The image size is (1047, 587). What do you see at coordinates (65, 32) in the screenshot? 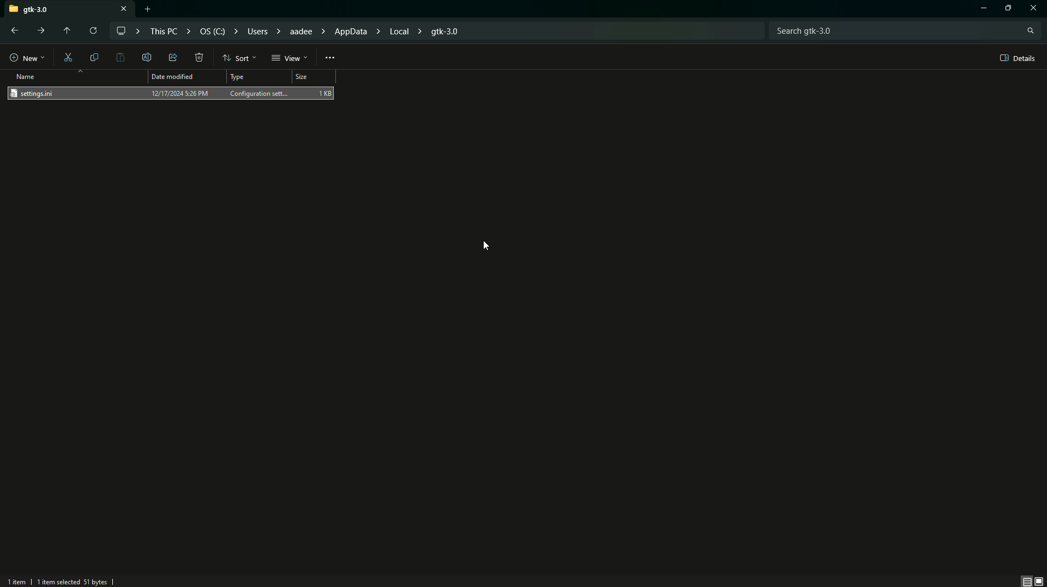
I see `Move up` at bounding box center [65, 32].